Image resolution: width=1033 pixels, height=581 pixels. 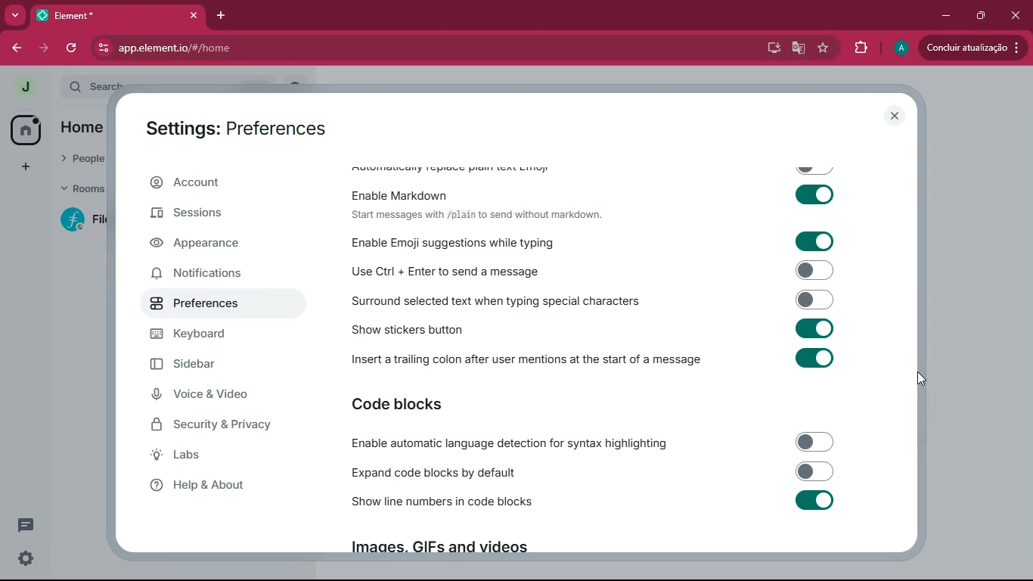 I want to click on profile, so click(x=901, y=48).